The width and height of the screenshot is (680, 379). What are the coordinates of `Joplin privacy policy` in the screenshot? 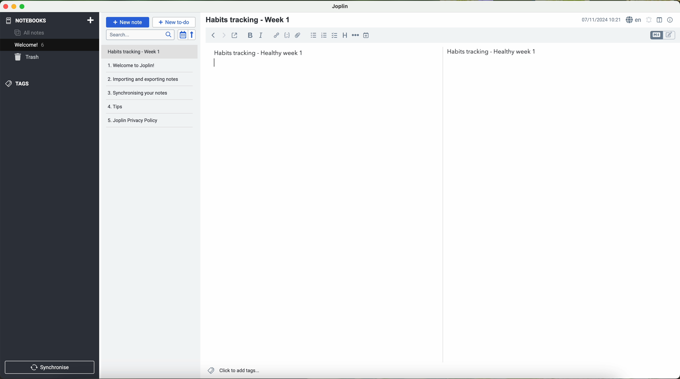 It's located at (150, 121).